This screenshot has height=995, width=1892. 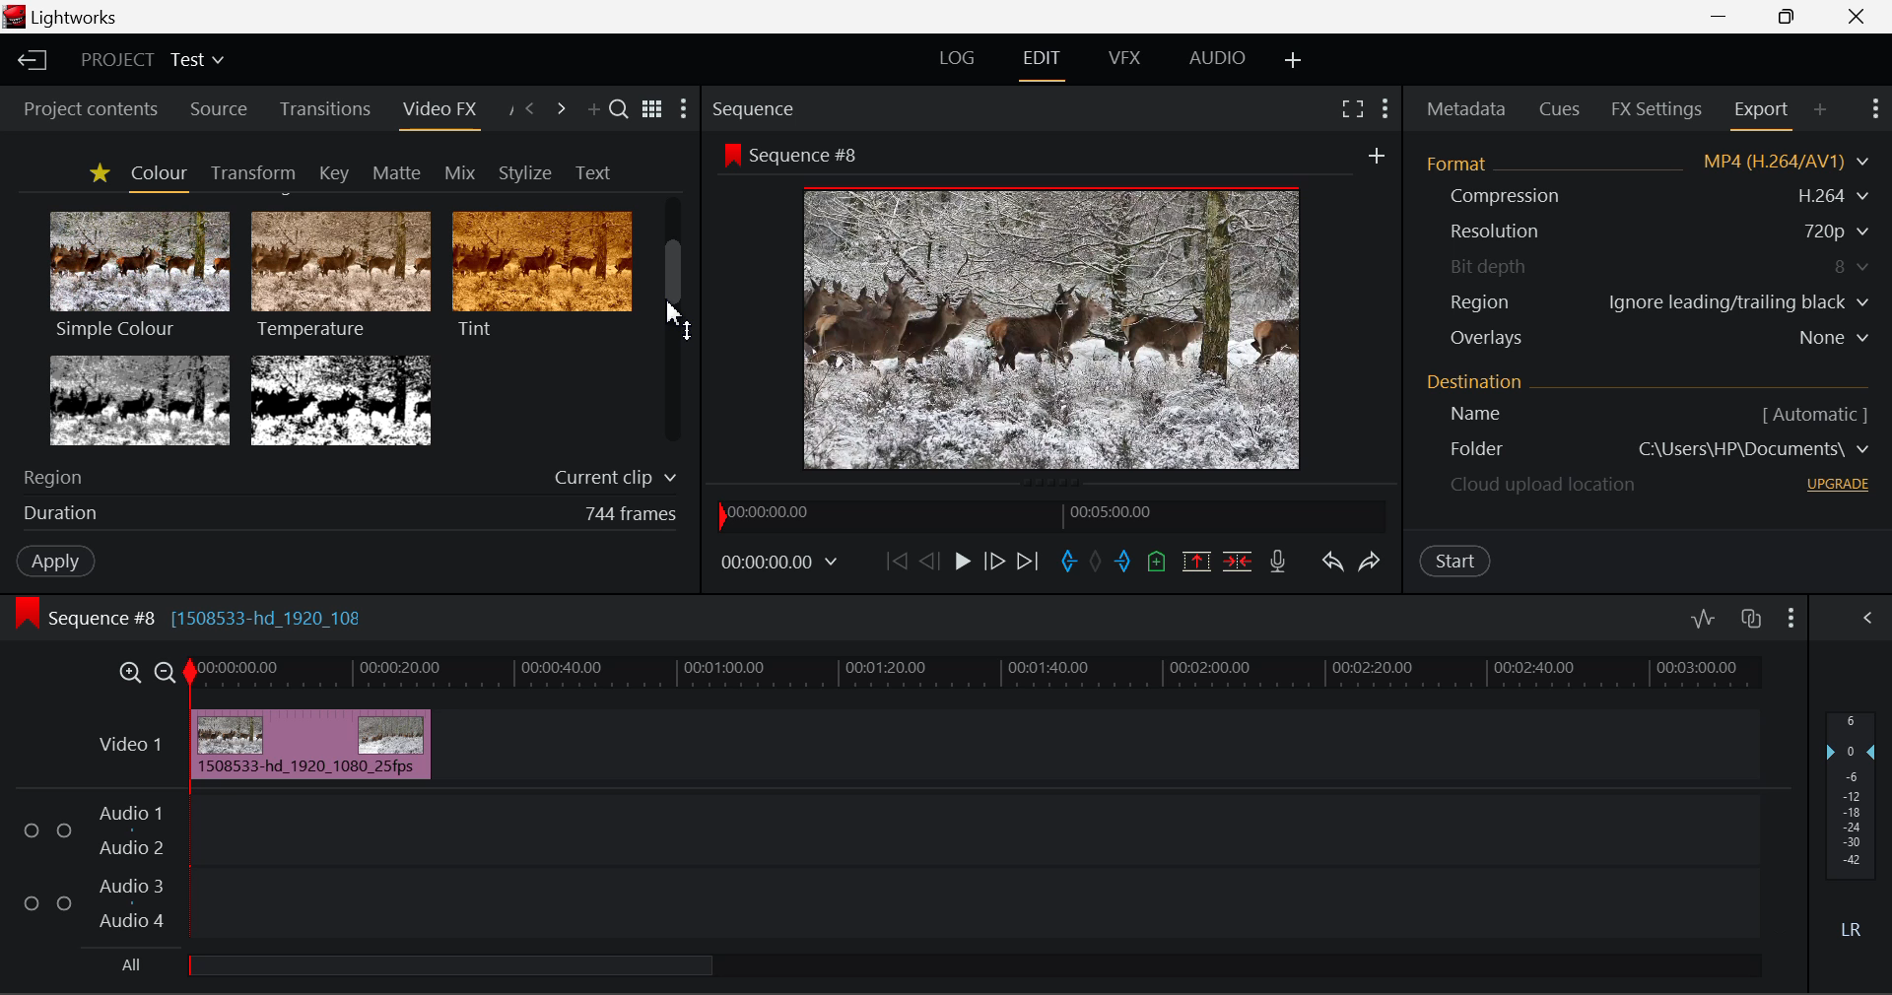 I want to click on Two Tone, so click(x=338, y=399).